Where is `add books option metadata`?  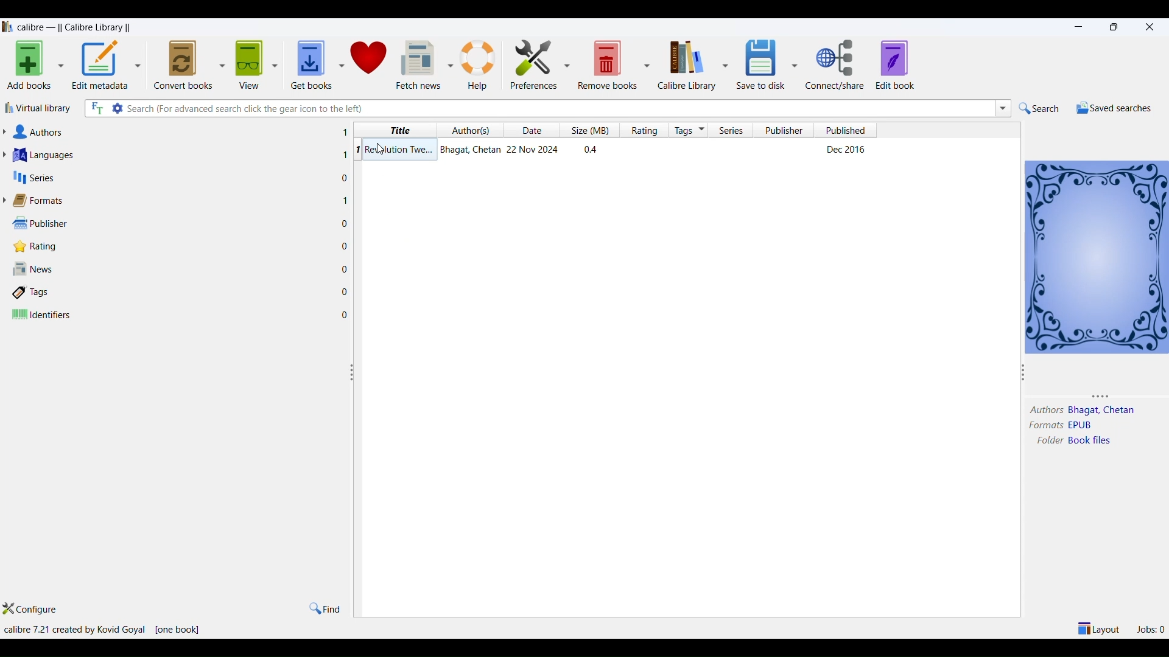
add books option metadata is located at coordinates (63, 65).